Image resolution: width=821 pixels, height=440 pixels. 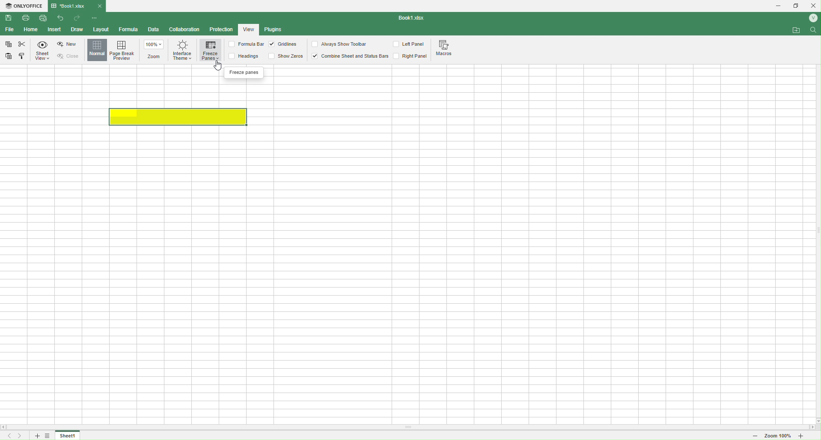 What do you see at coordinates (22, 44) in the screenshot?
I see `Cut` at bounding box center [22, 44].